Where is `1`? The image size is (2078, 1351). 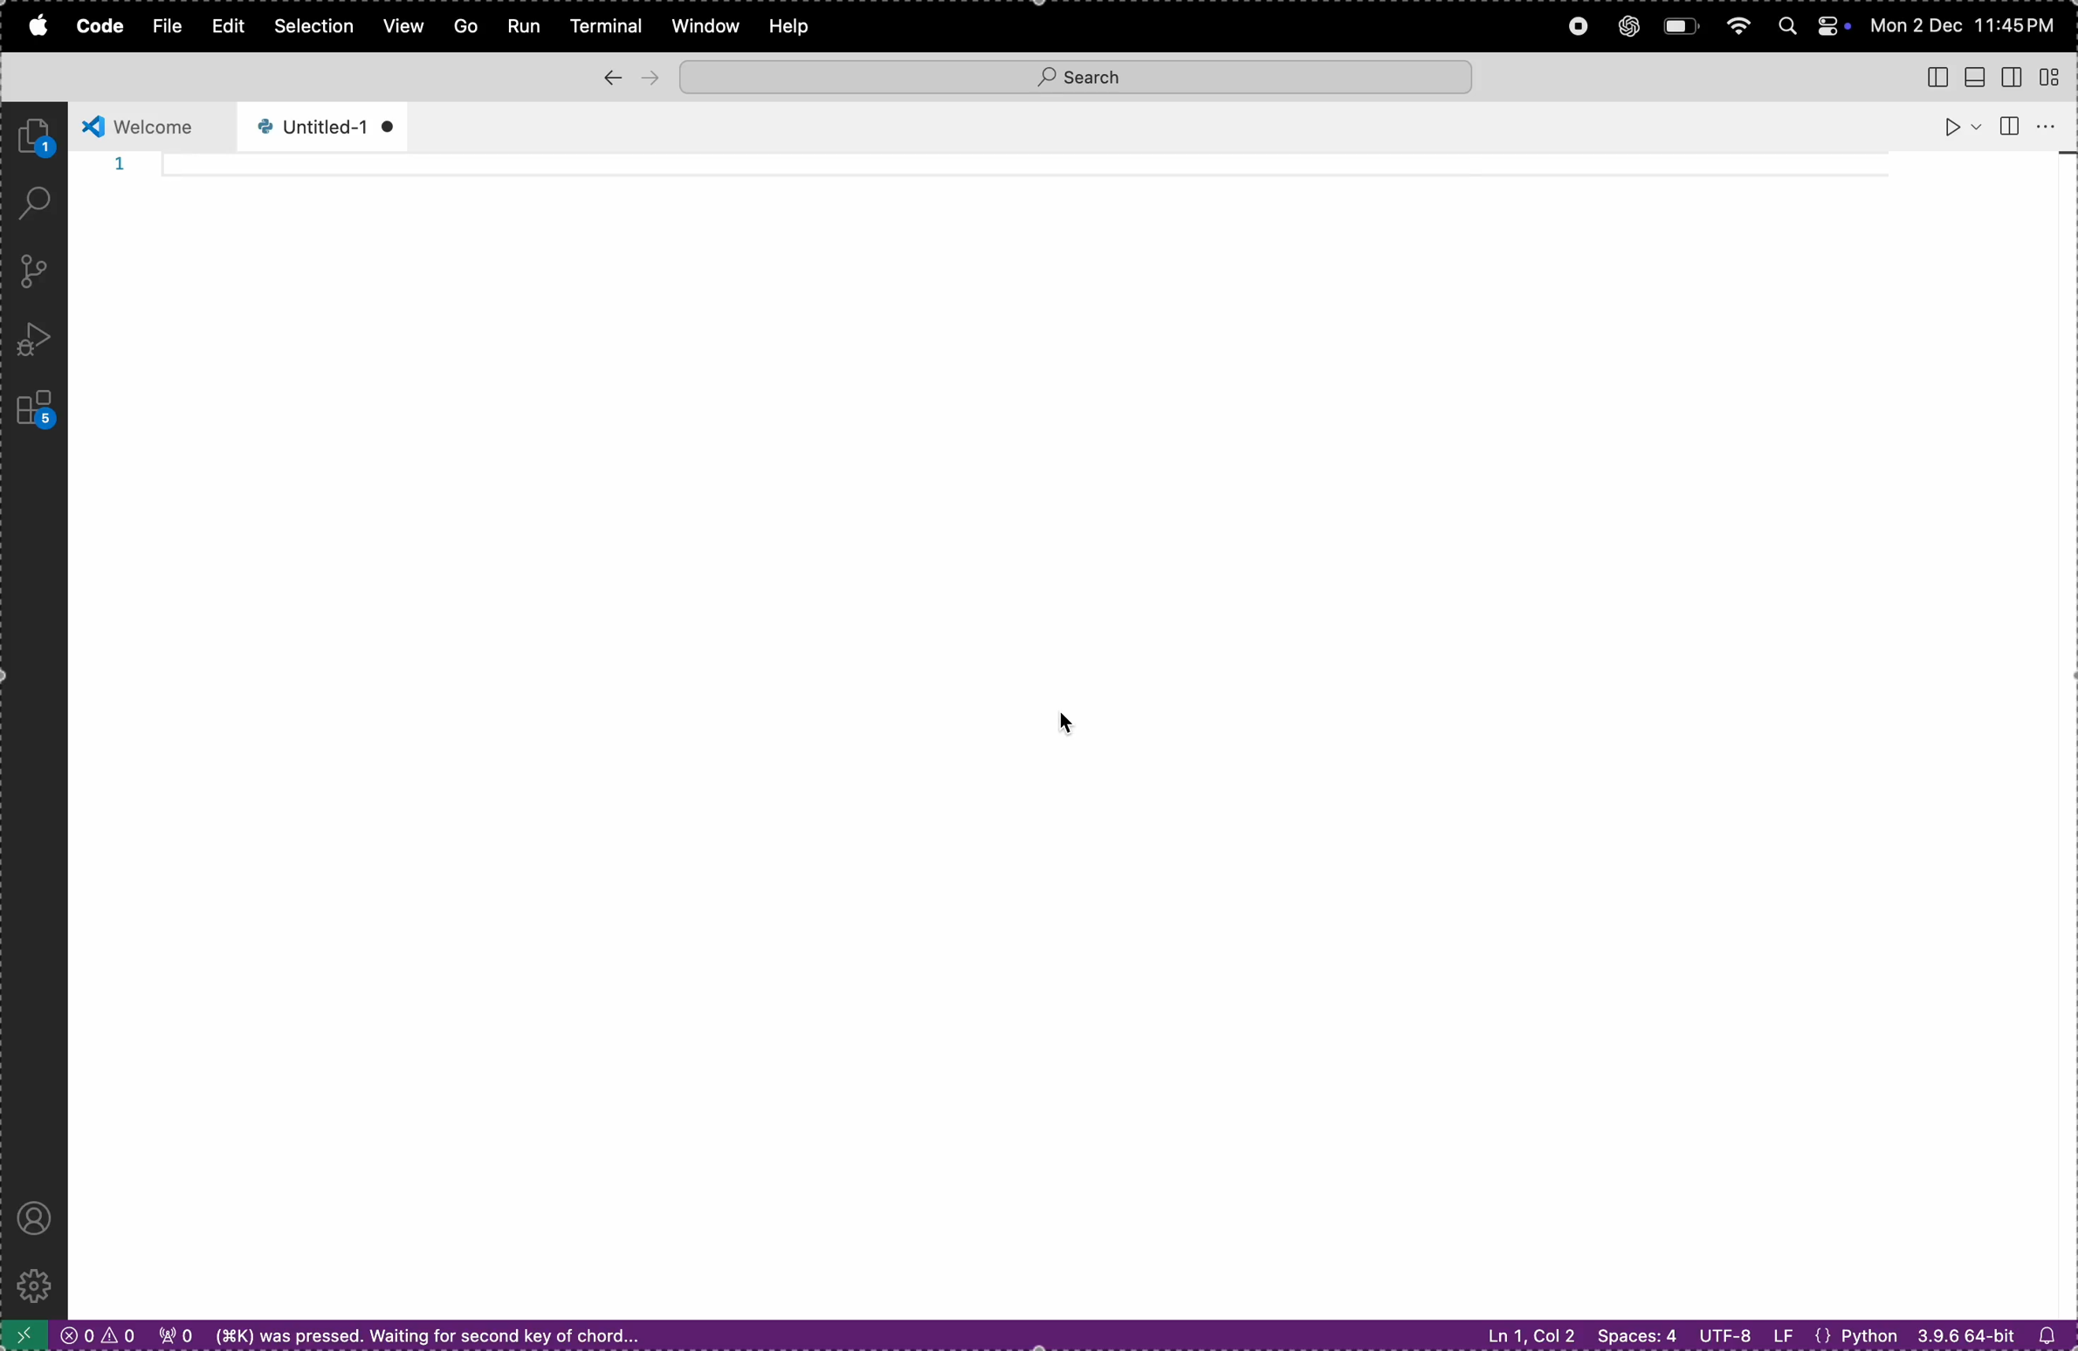 1 is located at coordinates (119, 166).